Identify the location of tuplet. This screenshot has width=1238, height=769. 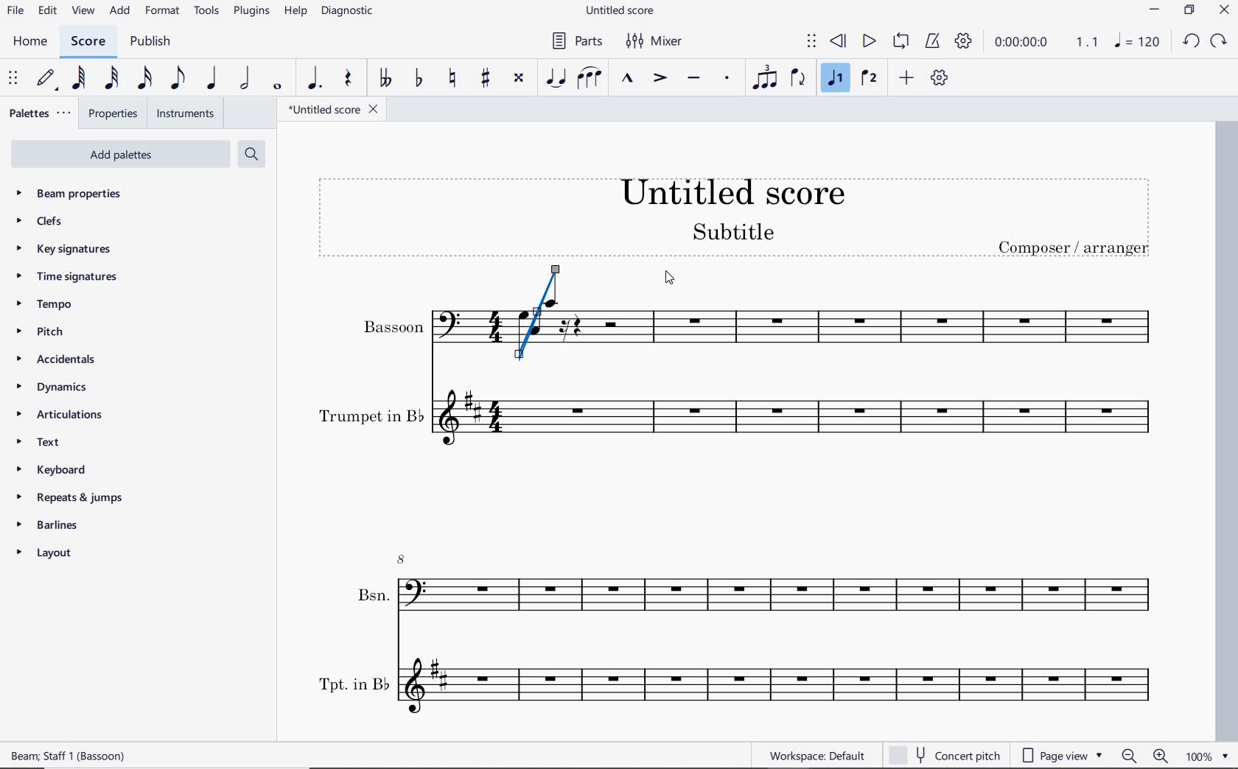
(766, 77).